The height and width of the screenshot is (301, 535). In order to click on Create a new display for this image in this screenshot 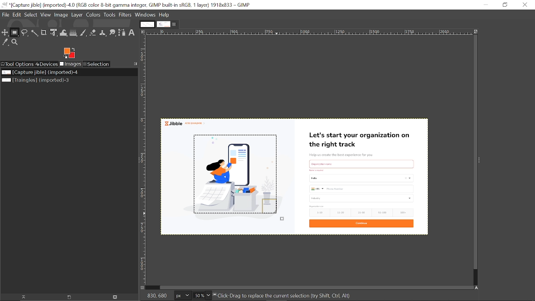, I will do `click(72, 297)`.